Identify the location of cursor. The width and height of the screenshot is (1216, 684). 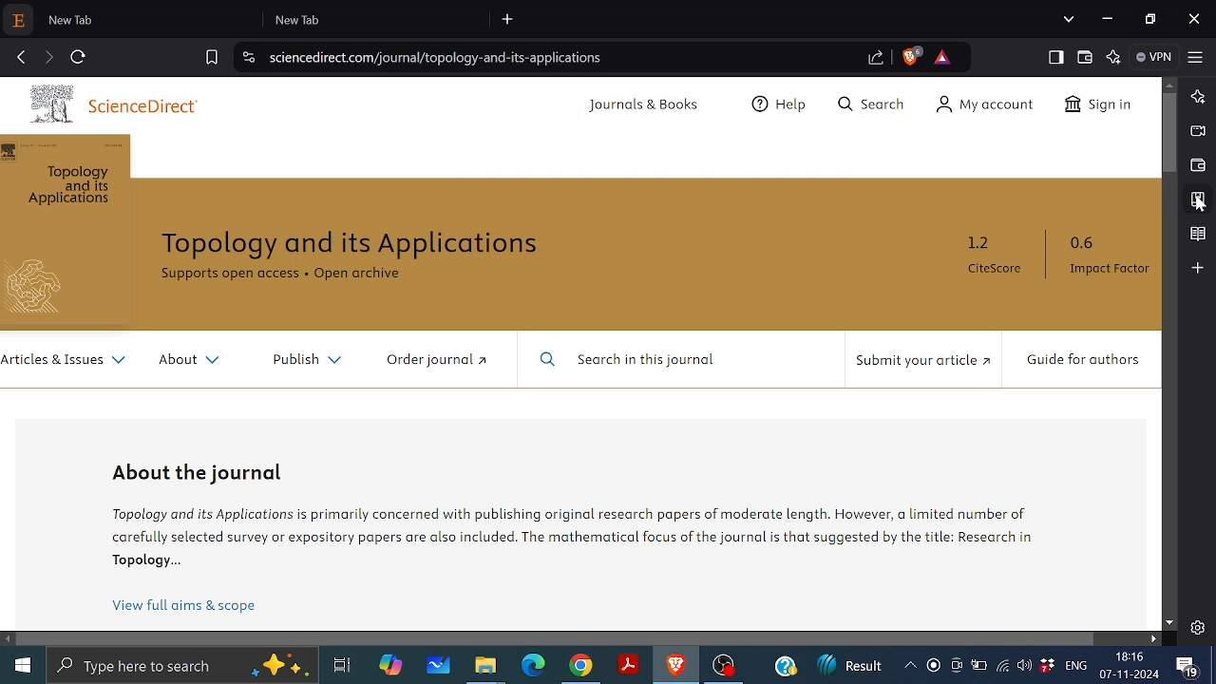
(1196, 207).